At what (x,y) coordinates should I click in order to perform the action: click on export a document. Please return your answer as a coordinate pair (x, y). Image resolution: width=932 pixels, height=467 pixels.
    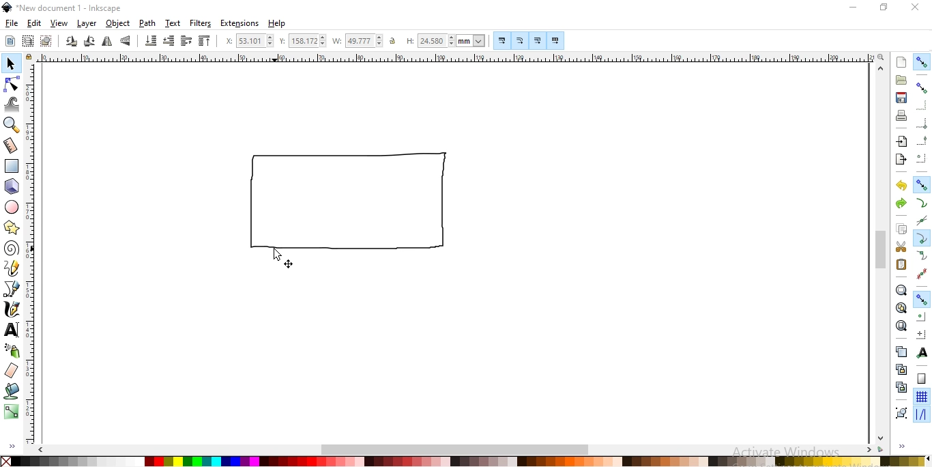
    Looking at the image, I should click on (900, 160).